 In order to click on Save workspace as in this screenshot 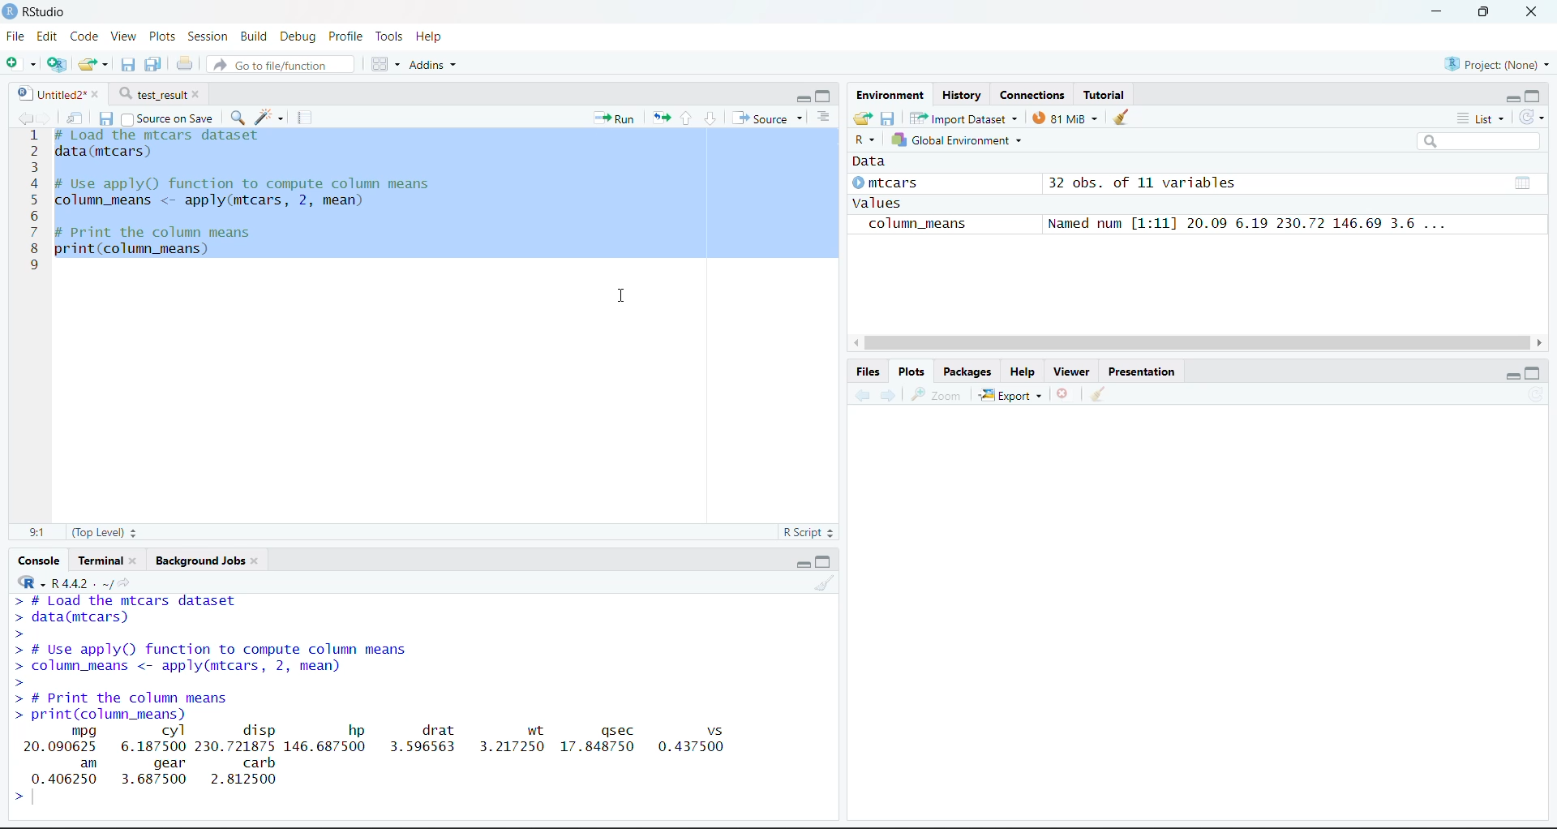, I will do `click(889, 117)`.